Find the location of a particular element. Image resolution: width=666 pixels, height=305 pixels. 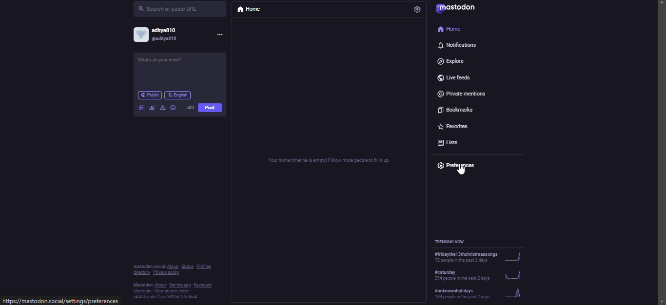

notifications is located at coordinates (458, 45).